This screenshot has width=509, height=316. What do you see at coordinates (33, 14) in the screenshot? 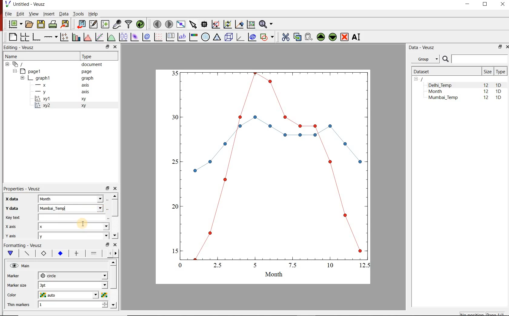
I see `View` at bounding box center [33, 14].